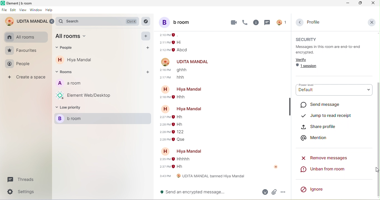  What do you see at coordinates (193, 62) in the screenshot?
I see `udita mandal` at bounding box center [193, 62].